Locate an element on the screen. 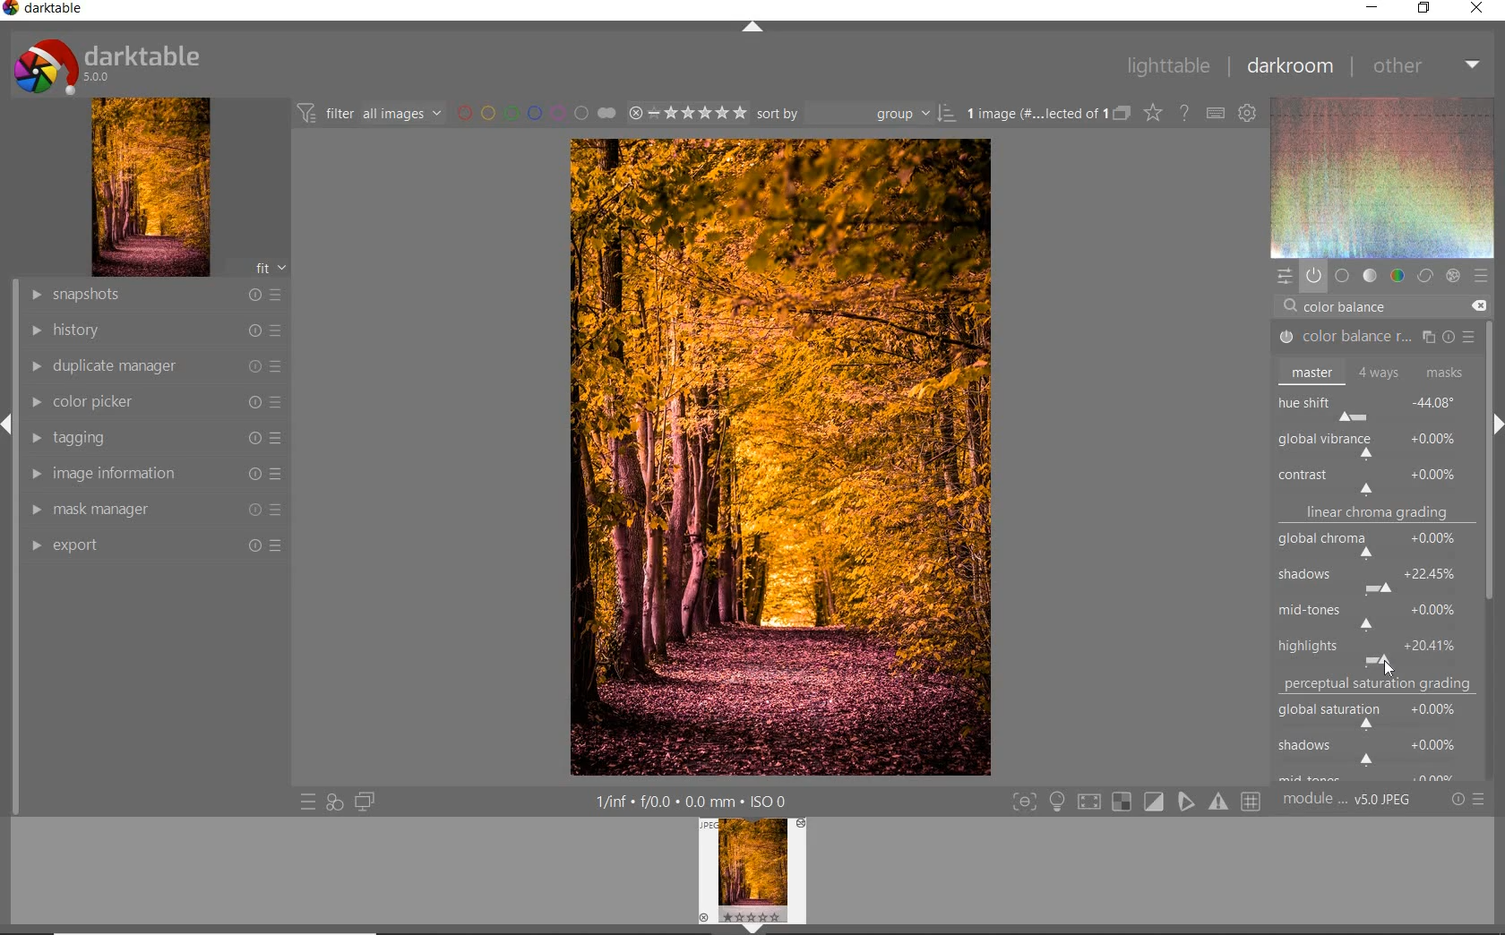 This screenshot has width=1505, height=935. tagging is located at coordinates (154, 440).